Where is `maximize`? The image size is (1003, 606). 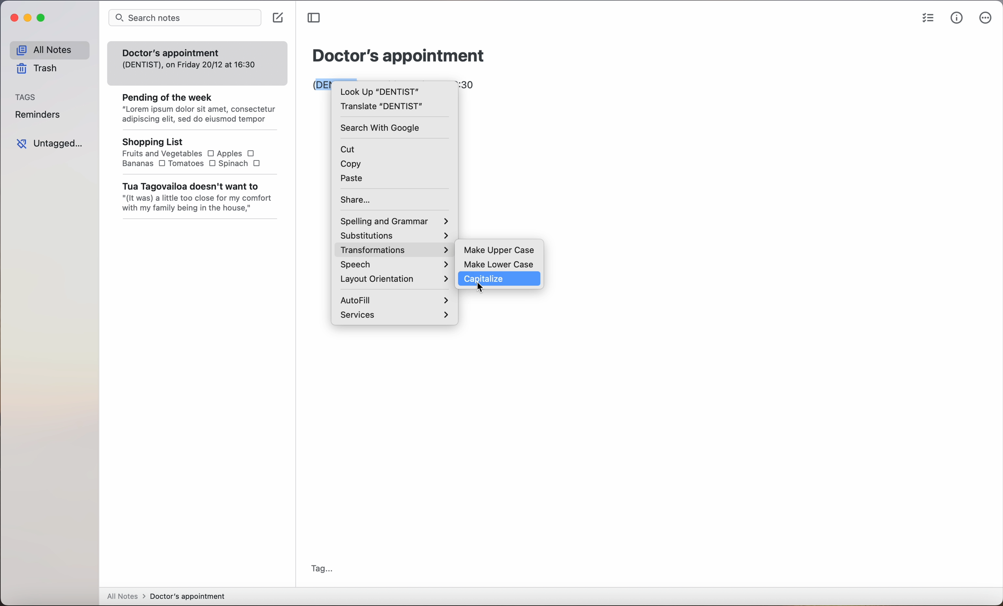
maximize is located at coordinates (43, 18).